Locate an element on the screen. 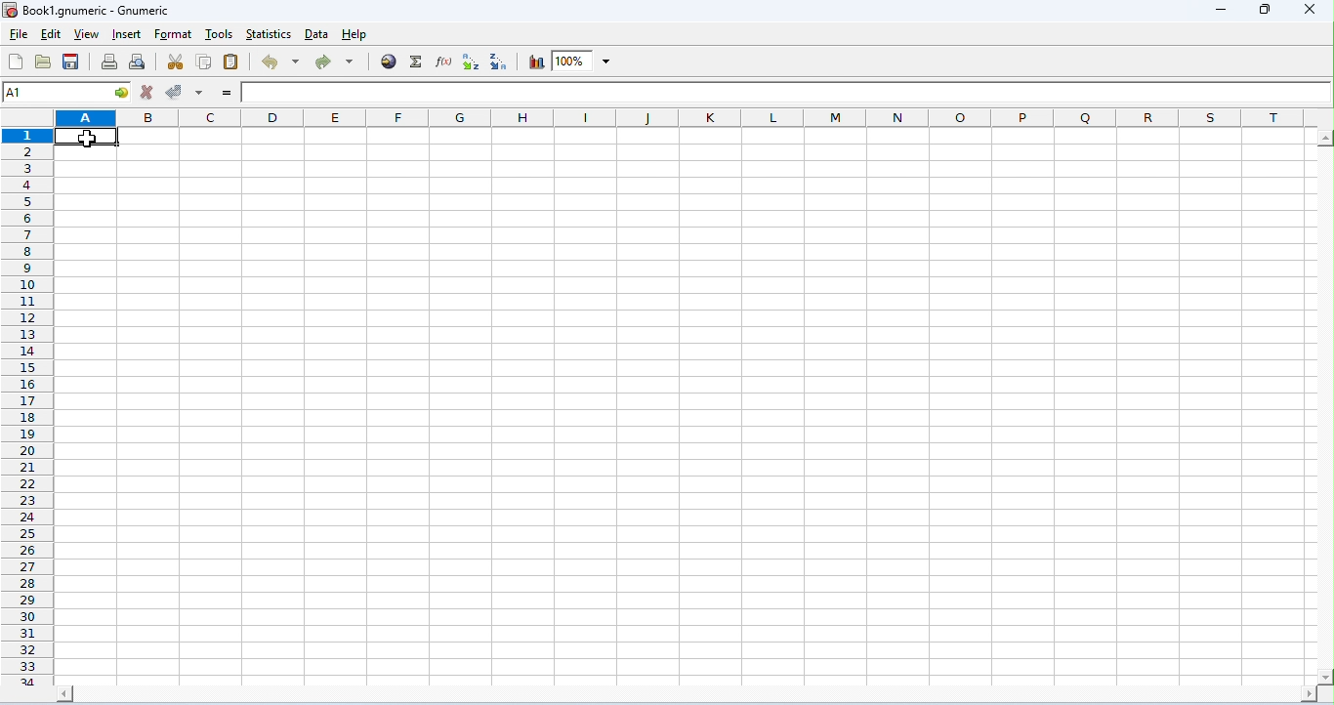  sort ascending is located at coordinates (470, 62).